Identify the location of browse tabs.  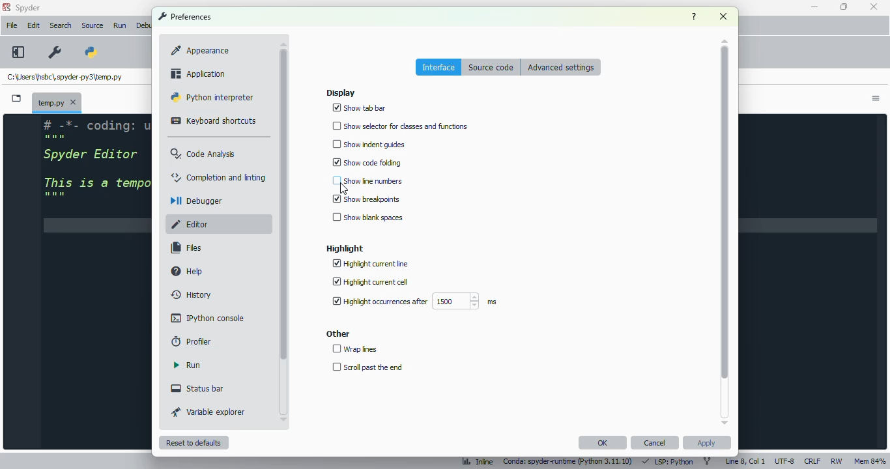
(17, 98).